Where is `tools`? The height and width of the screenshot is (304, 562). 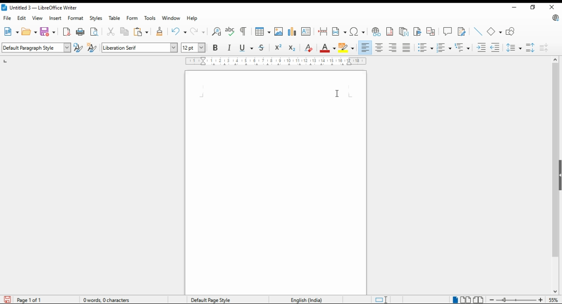
tools is located at coordinates (149, 18).